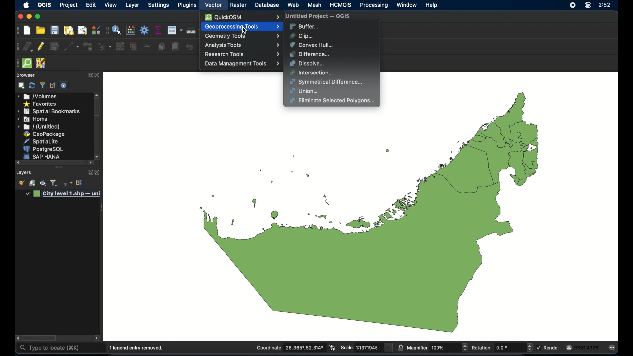 The image size is (633, 356). I want to click on scroll left arrow, so click(97, 339).